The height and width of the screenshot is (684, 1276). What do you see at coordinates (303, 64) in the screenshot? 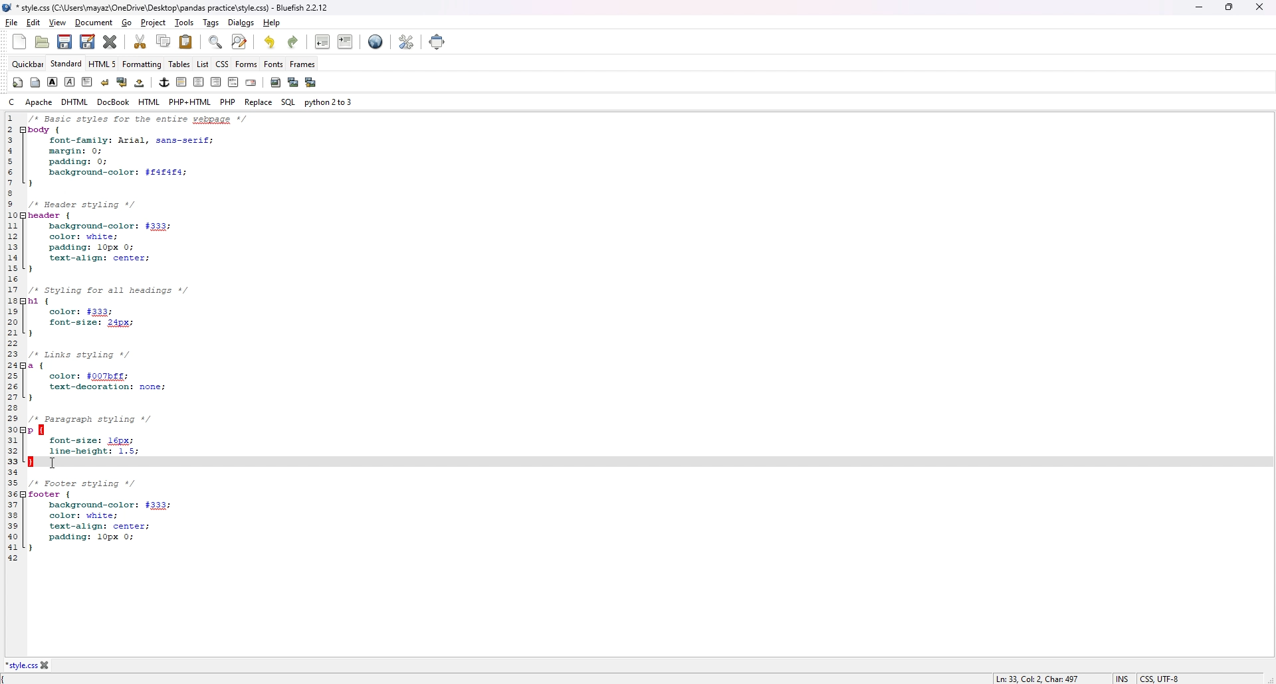
I see `frames` at bounding box center [303, 64].